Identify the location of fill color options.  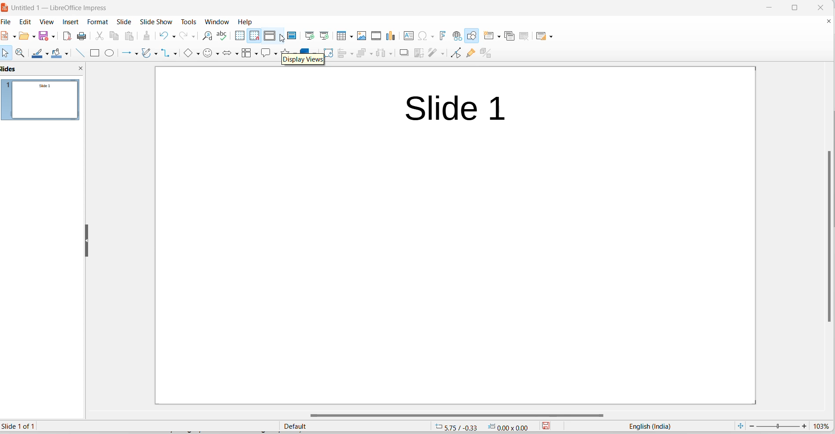
(68, 53).